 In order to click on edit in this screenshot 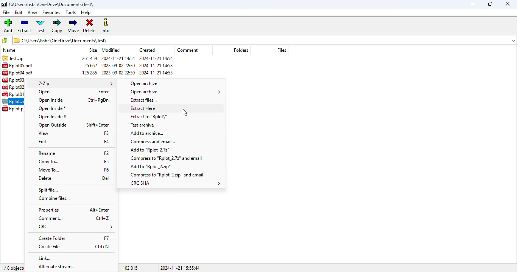, I will do `click(42, 142)`.